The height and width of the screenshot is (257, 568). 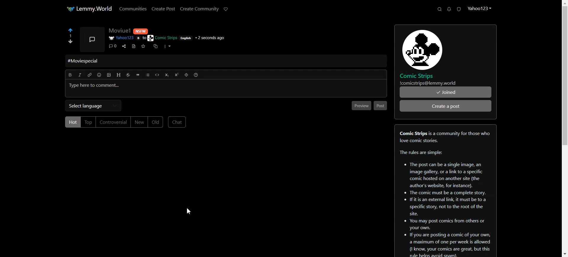 I want to click on Create a Post, so click(x=446, y=106).